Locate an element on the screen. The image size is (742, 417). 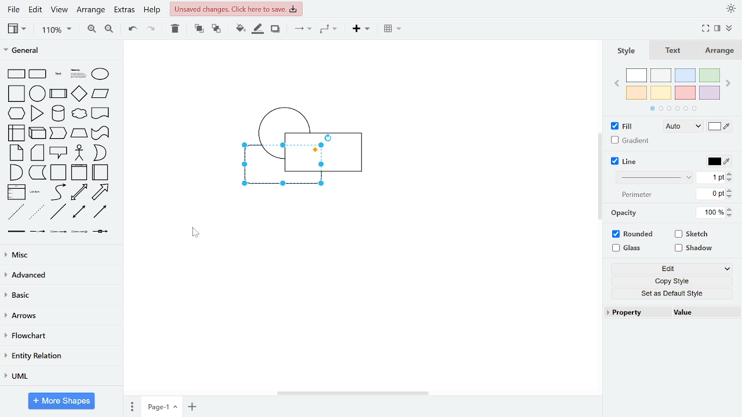
shadow is located at coordinates (277, 31).